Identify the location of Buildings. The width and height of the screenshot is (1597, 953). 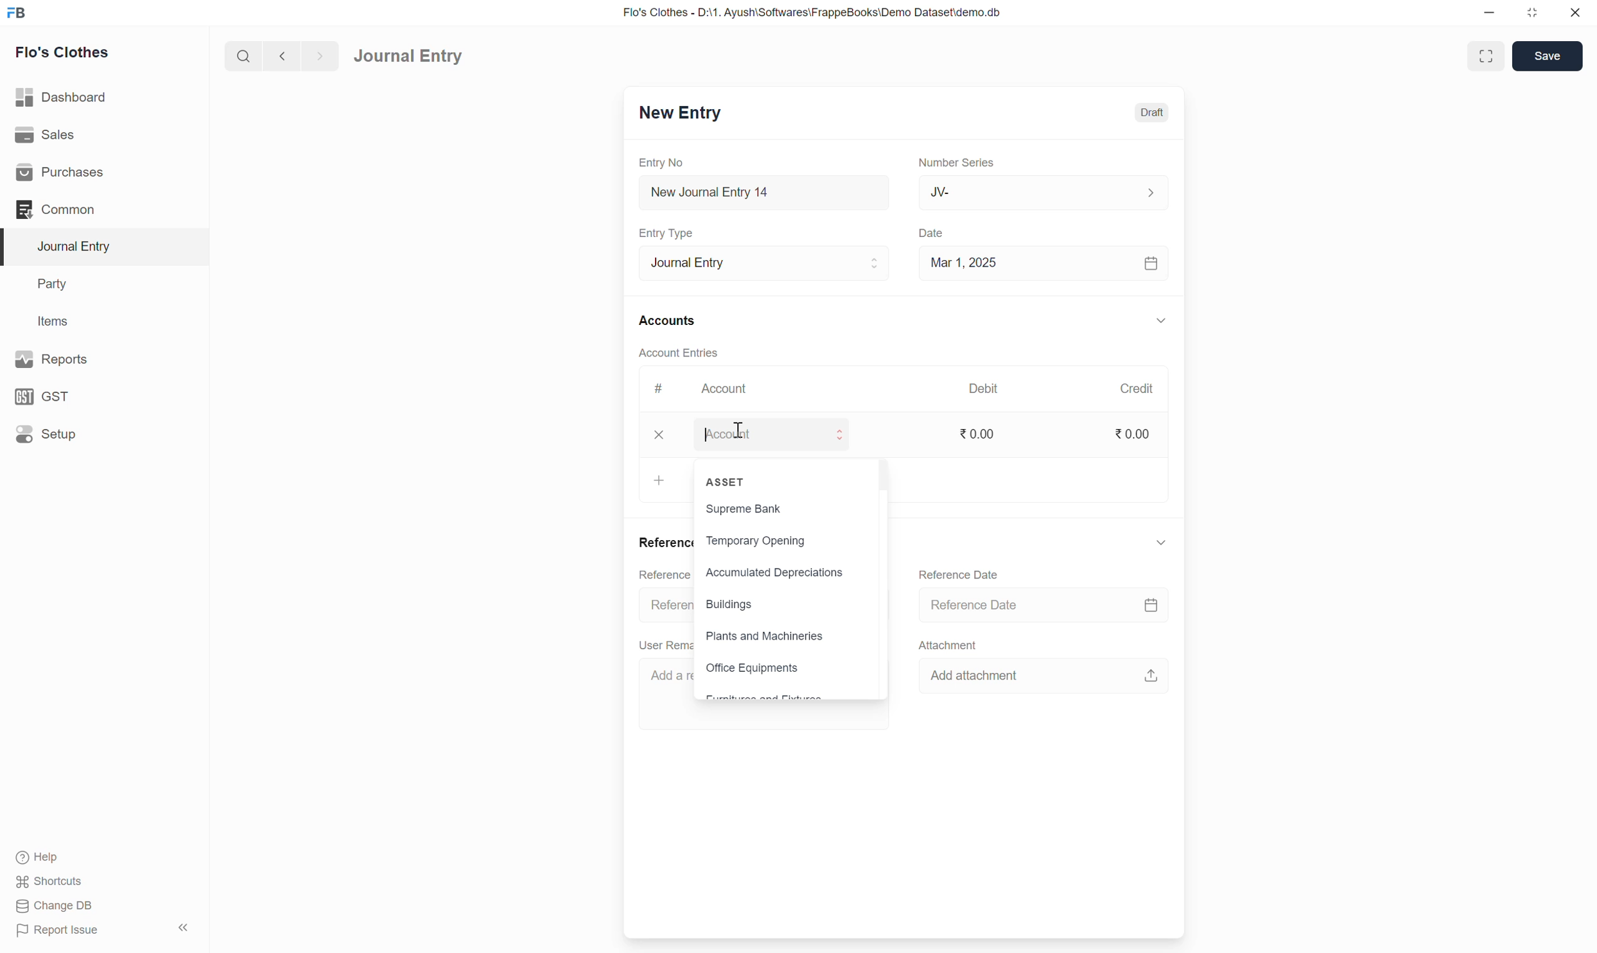
(732, 604).